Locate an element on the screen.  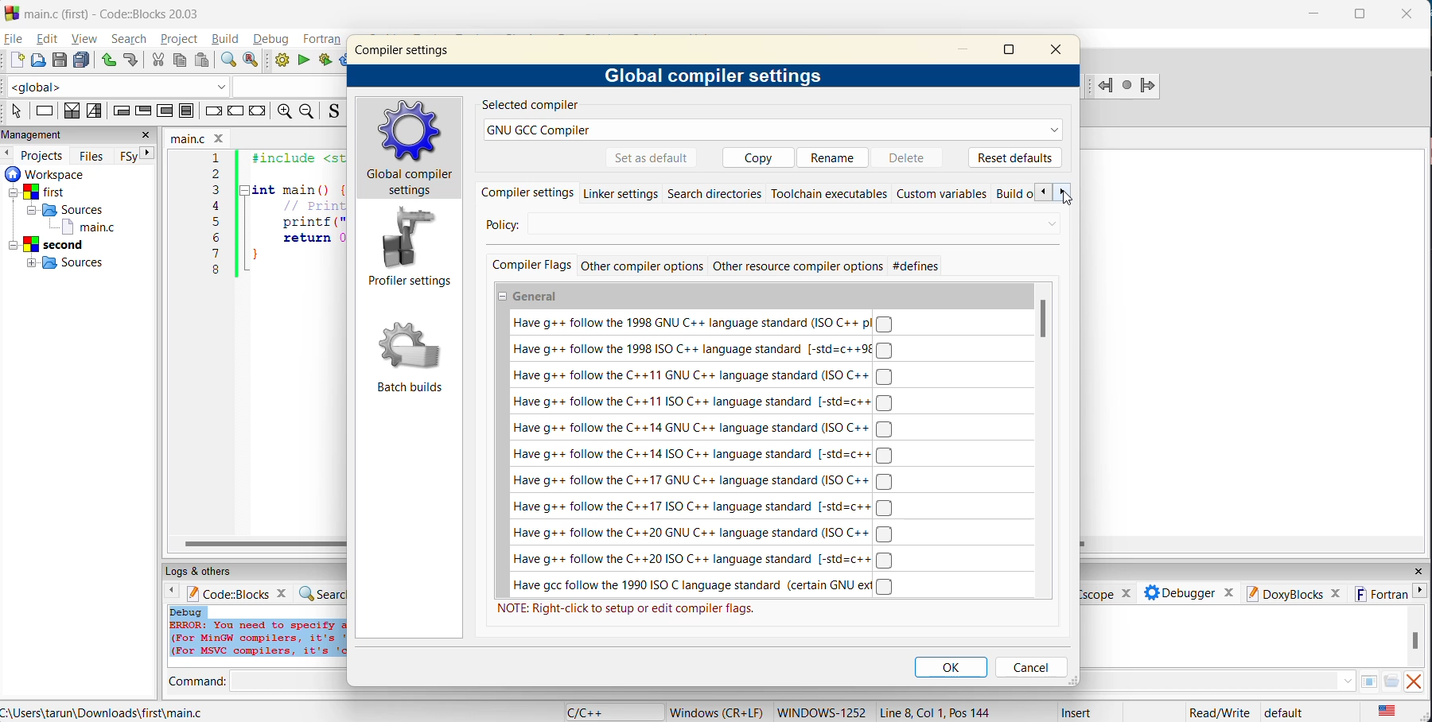
toolchain executables is located at coordinates (830, 196).